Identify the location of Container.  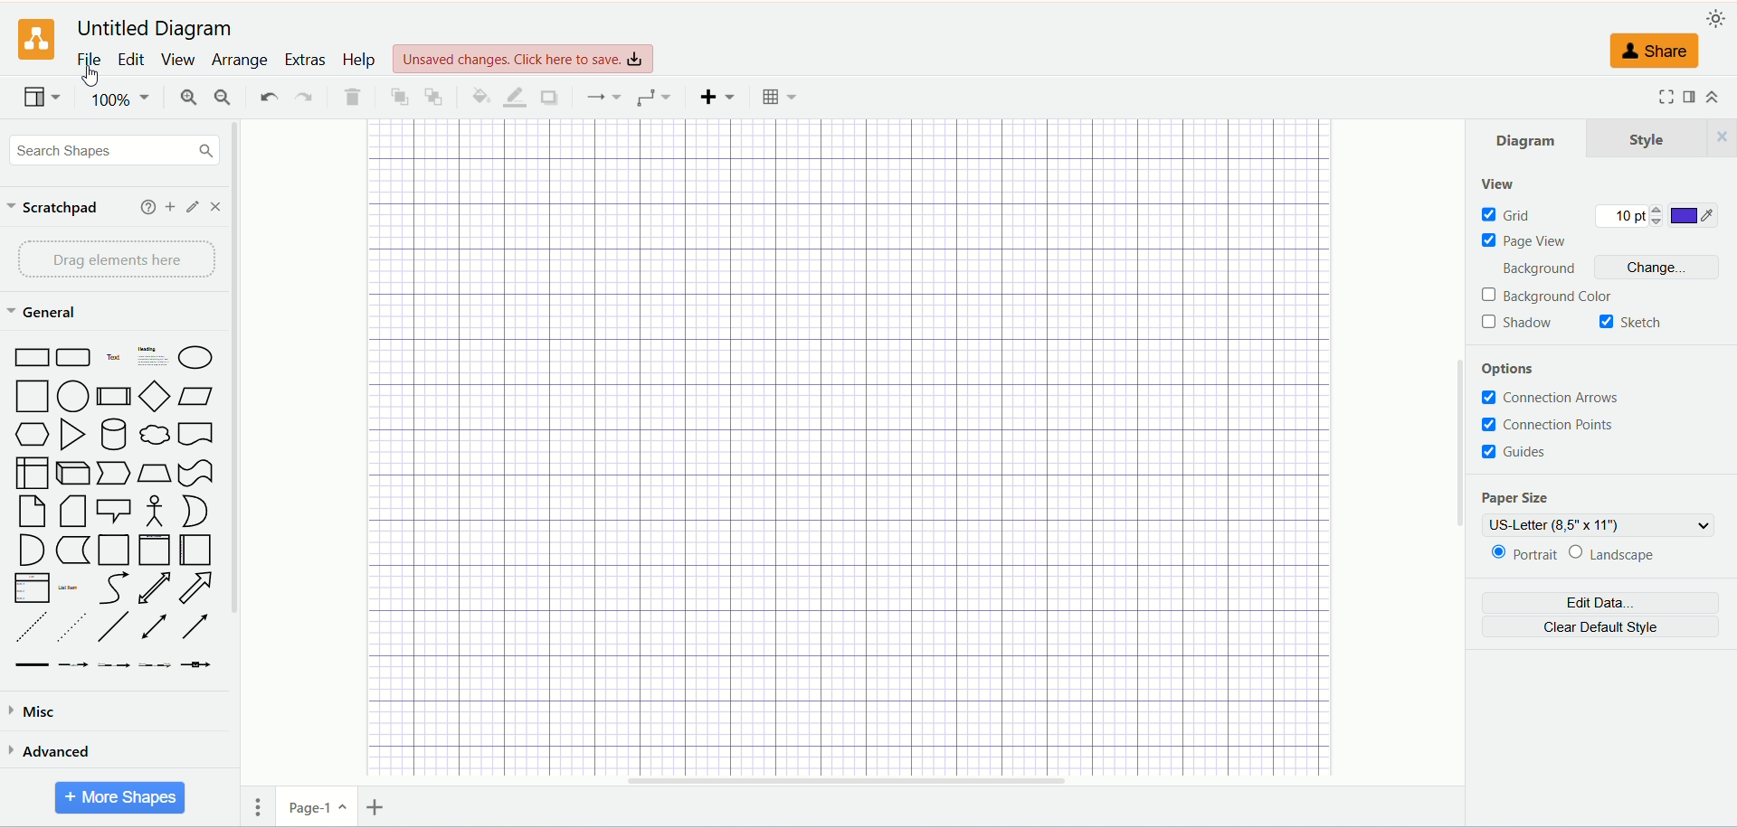
(114, 551).